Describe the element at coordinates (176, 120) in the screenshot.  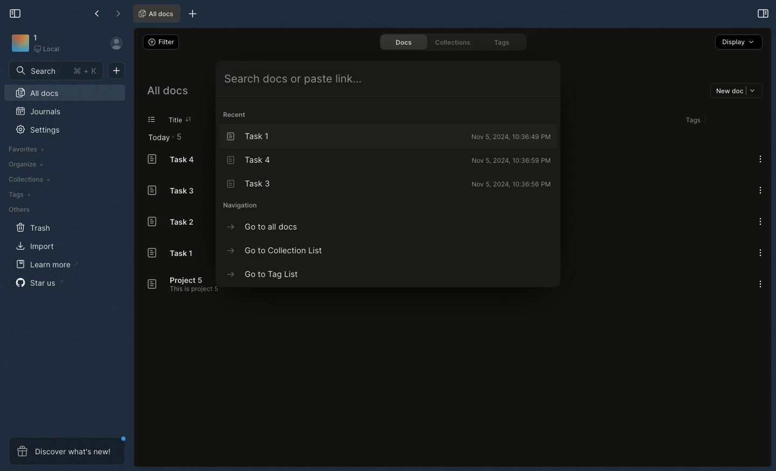
I see `Title` at that location.